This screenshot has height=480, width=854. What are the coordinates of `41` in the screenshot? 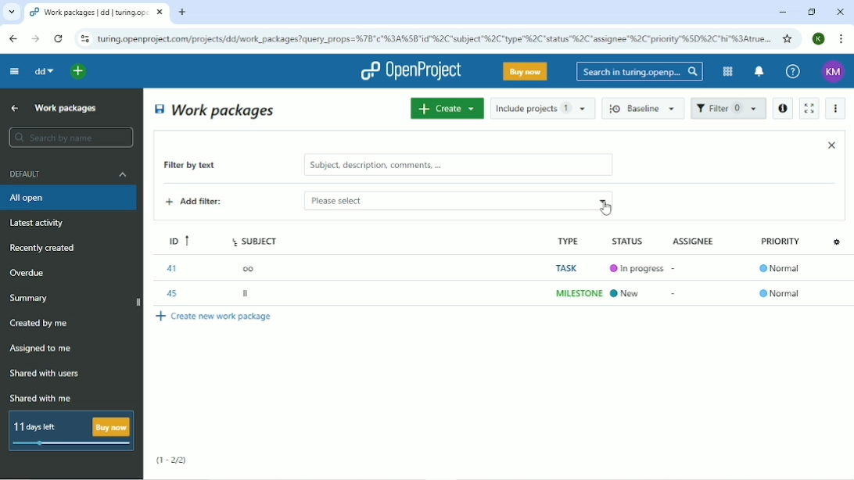 It's located at (170, 268).